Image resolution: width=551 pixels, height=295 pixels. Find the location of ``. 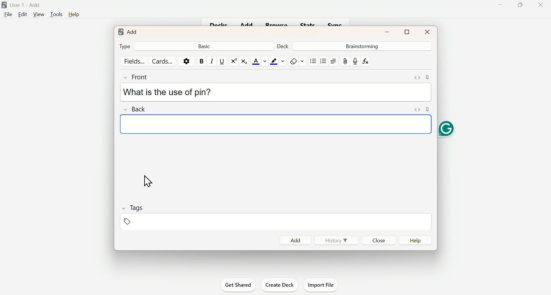

 is located at coordinates (75, 14).